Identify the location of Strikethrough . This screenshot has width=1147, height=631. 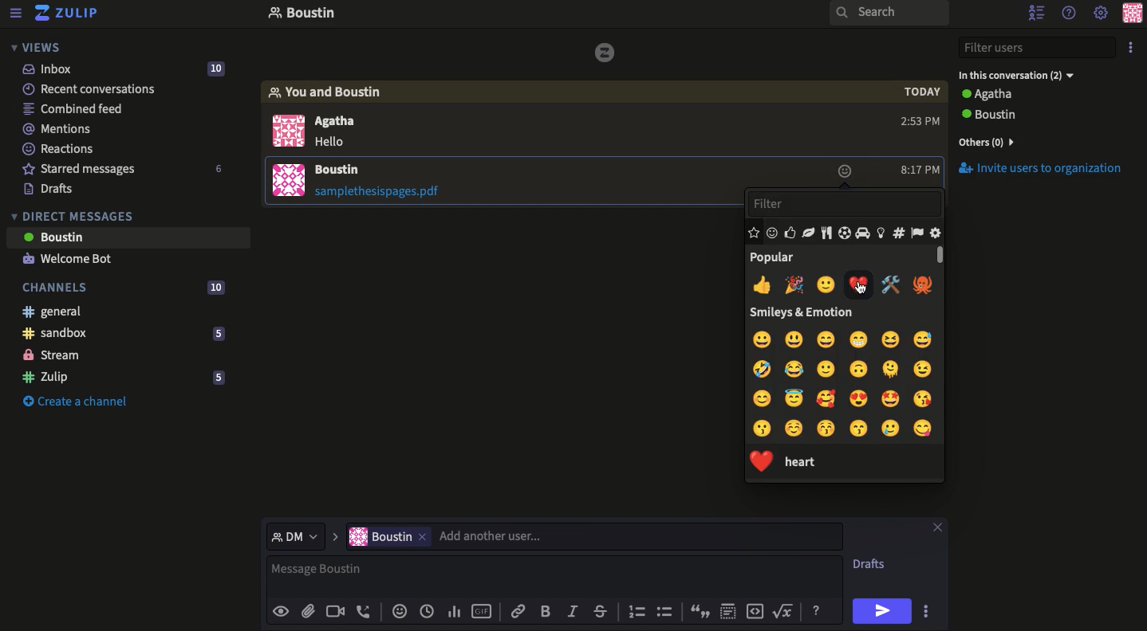
(601, 611).